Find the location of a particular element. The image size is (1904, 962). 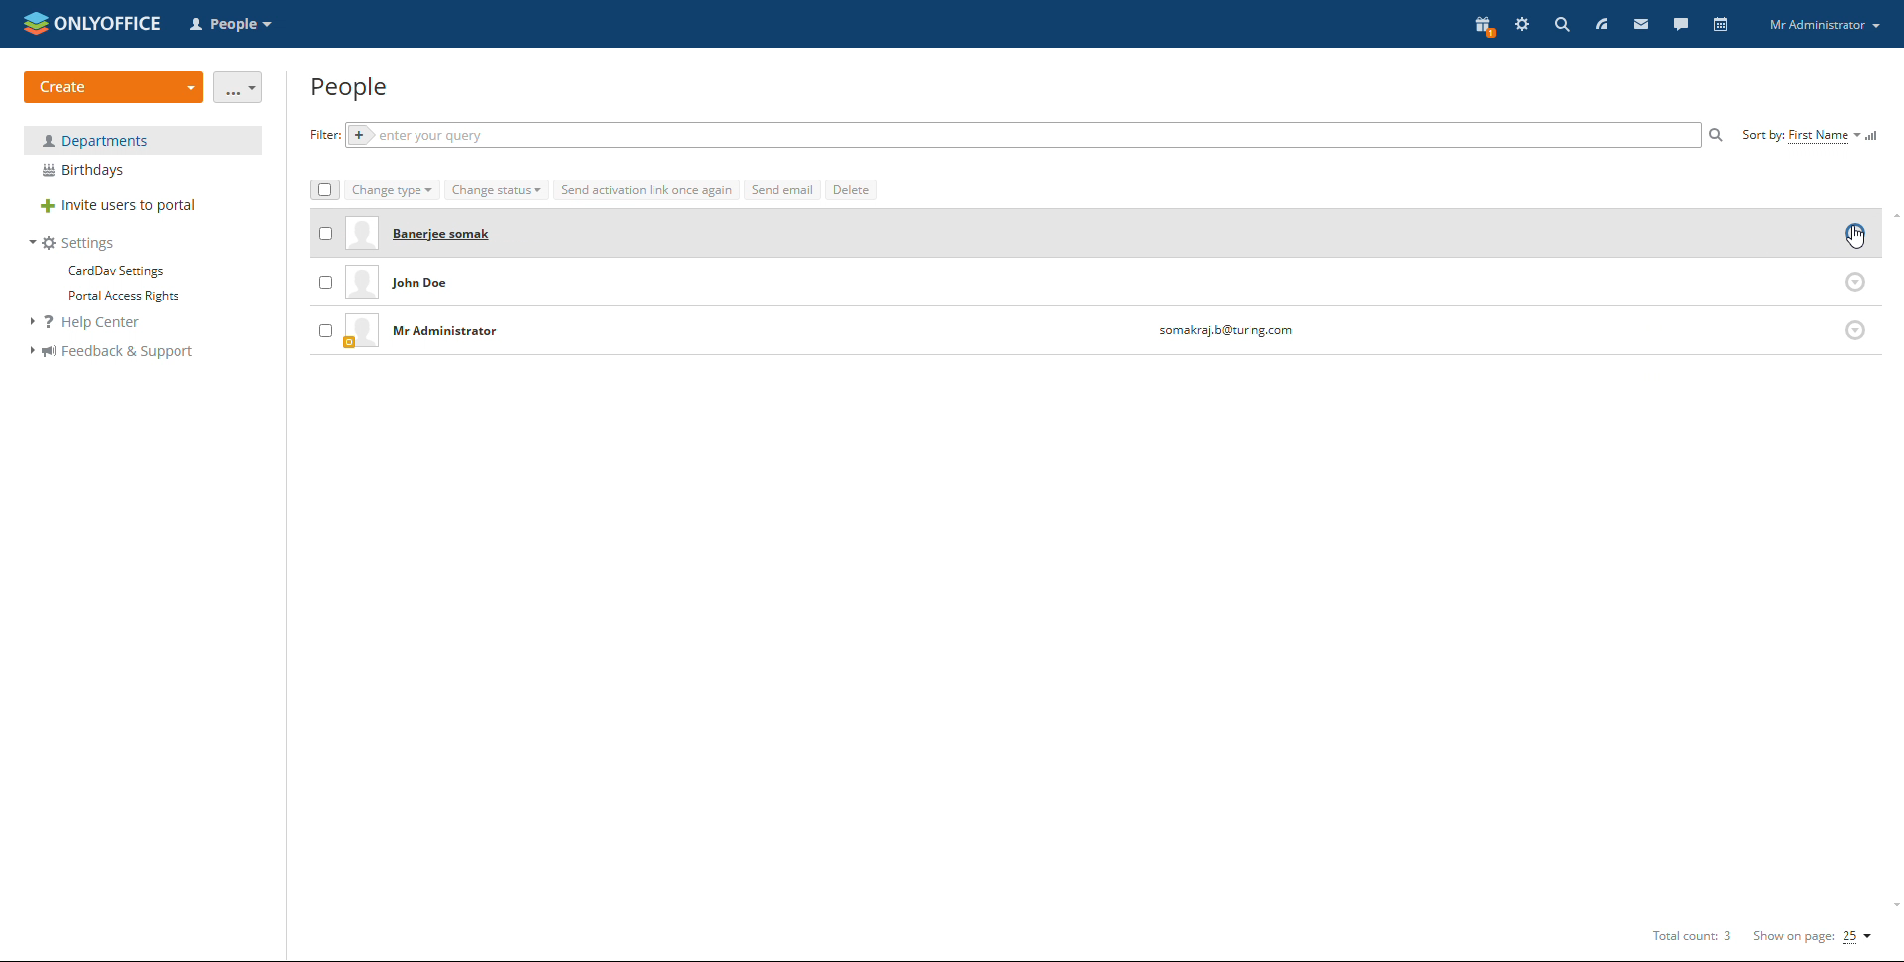

search is located at coordinates (1562, 24).